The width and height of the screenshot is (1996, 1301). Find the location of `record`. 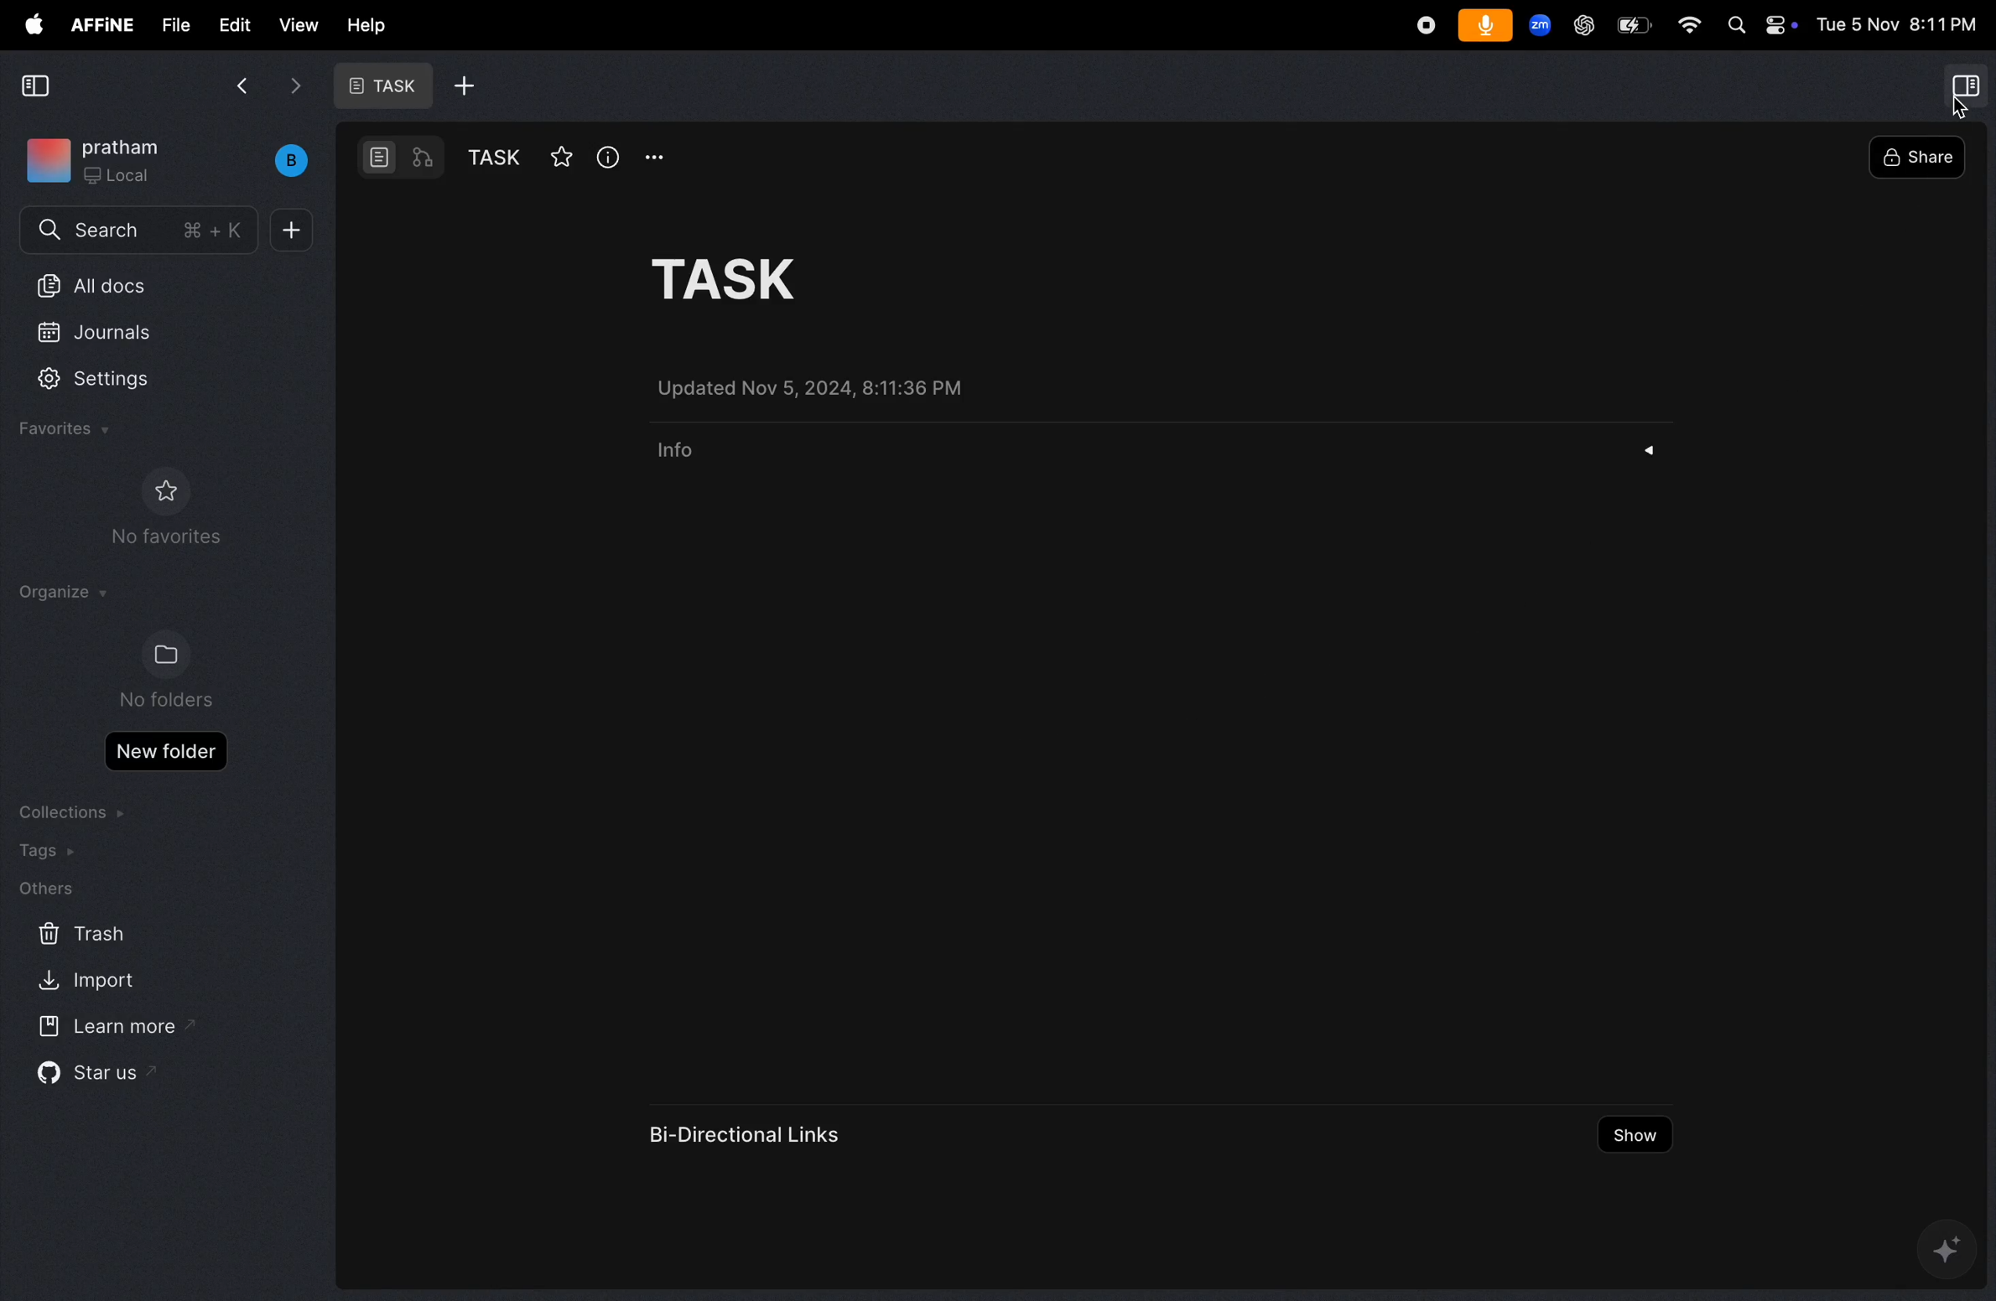

record is located at coordinates (1422, 24).